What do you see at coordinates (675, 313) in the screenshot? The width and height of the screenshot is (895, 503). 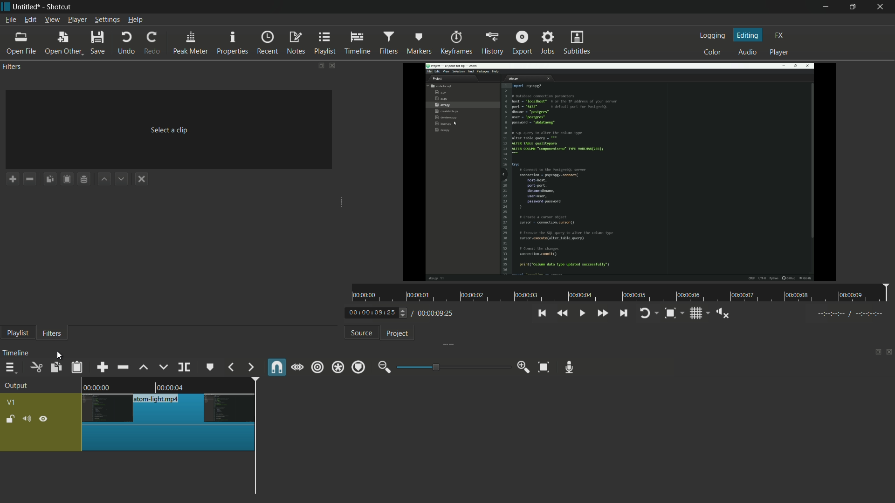 I see `zoom timeline to fit` at bounding box center [675, 313].